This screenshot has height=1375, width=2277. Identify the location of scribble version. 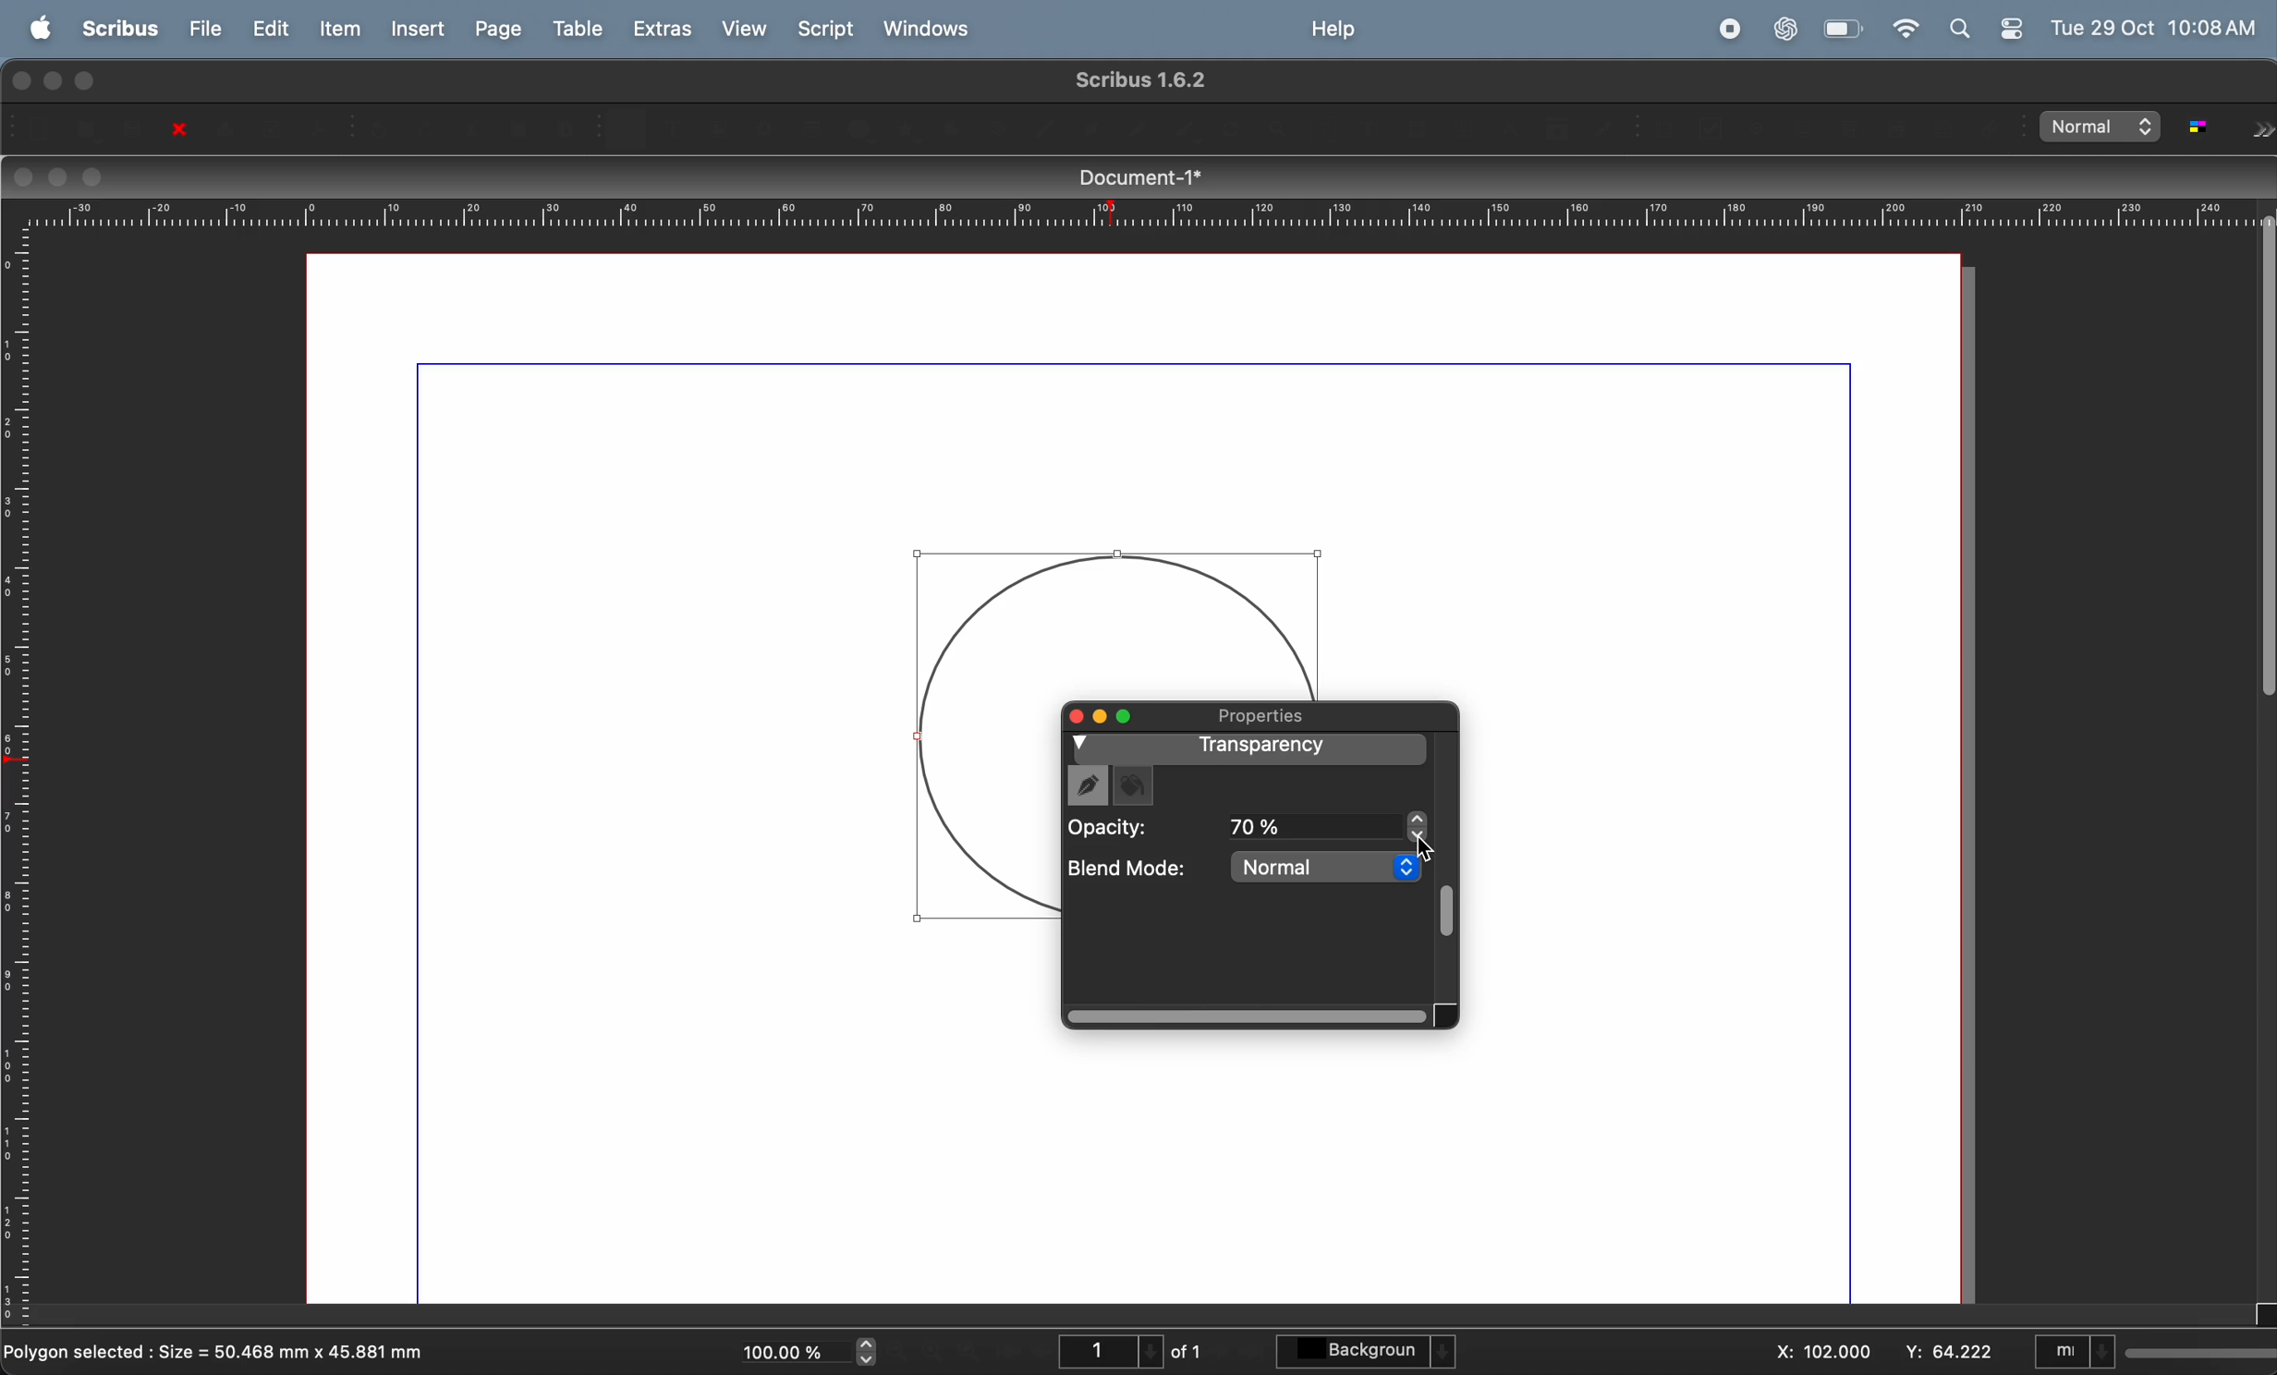
(1138, 79).